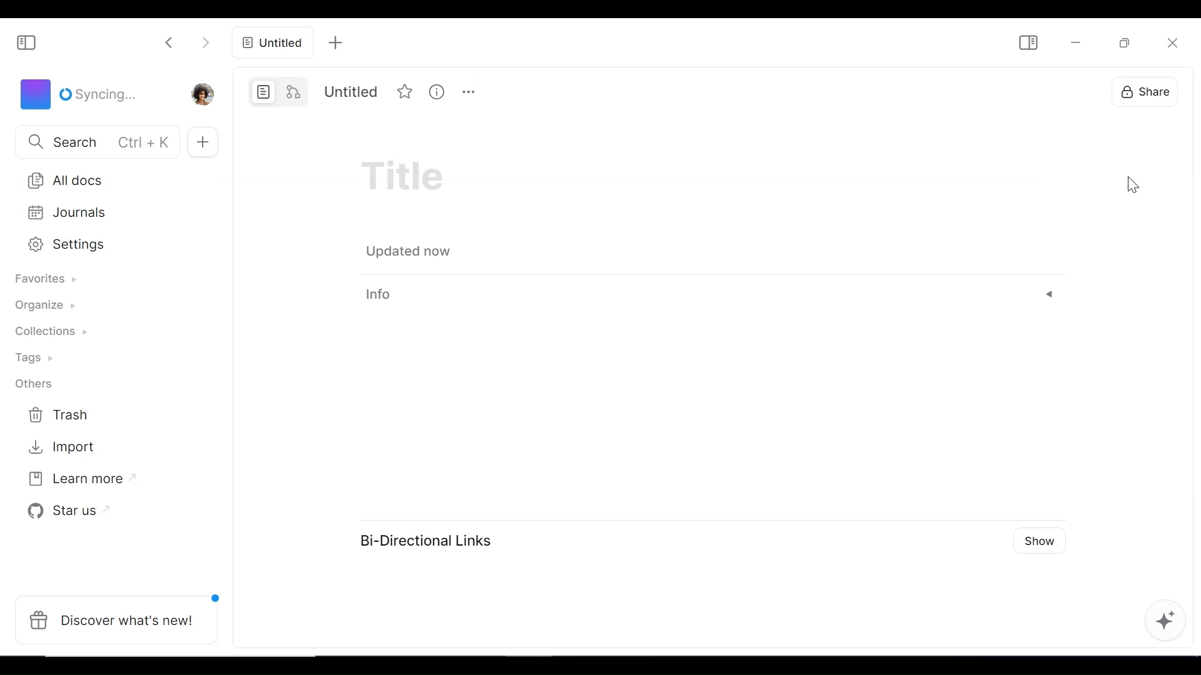  What do you see at coordinates (76, 94) in the screenshot?
I see `Workspace` at bounding box center [76, 94].